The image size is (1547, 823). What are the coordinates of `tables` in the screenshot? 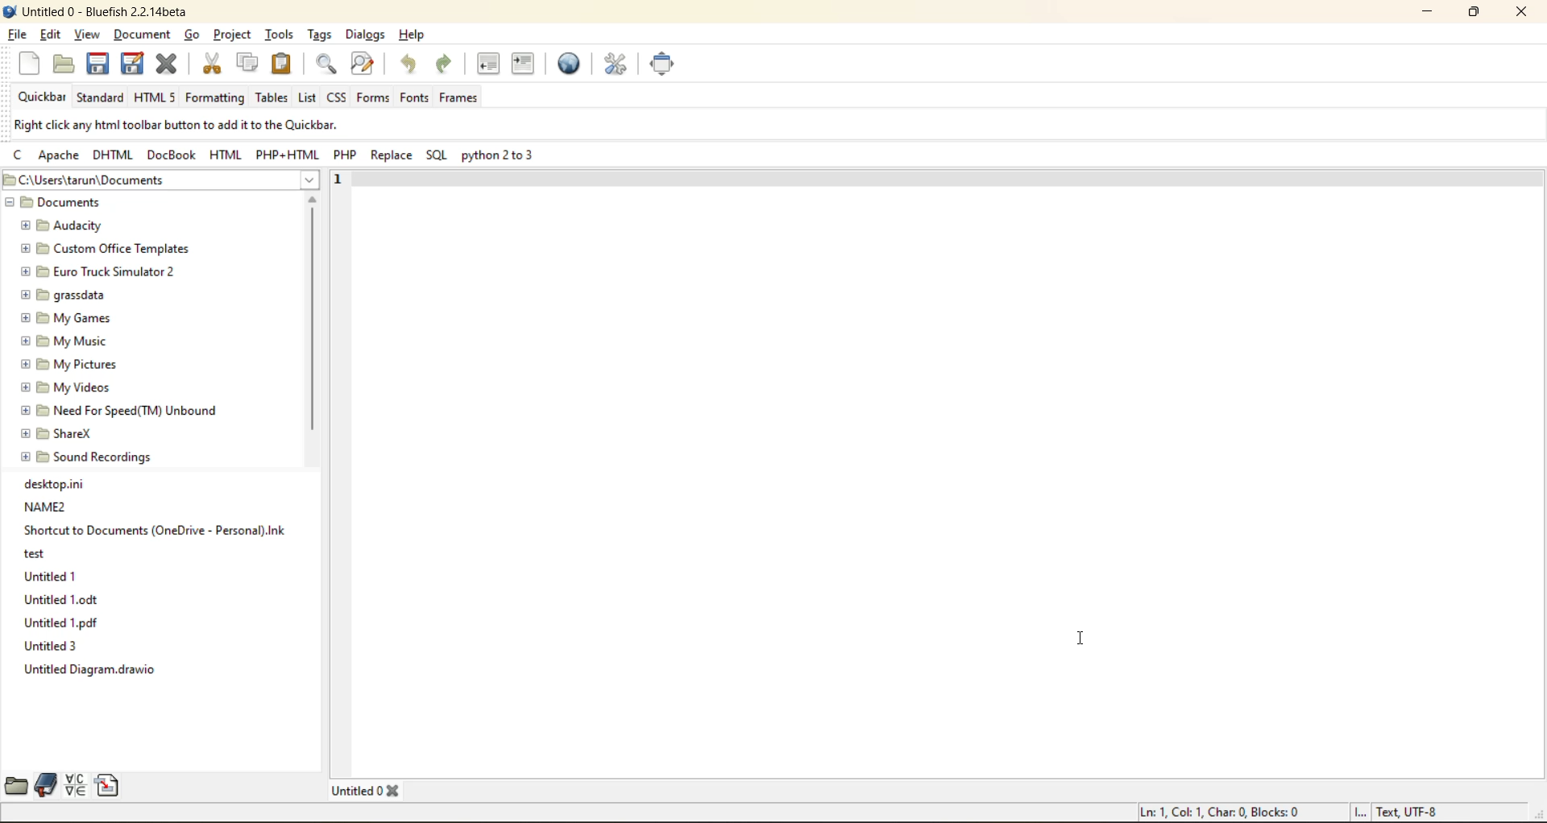 It's located at (271, 99).